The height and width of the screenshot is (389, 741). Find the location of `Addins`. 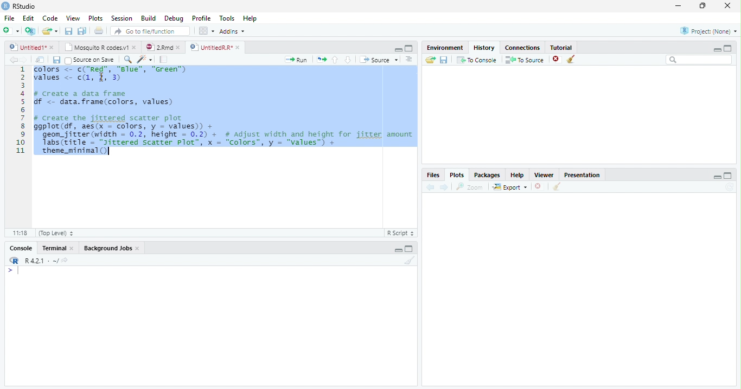

Addins is located at coordinates (232, 31).